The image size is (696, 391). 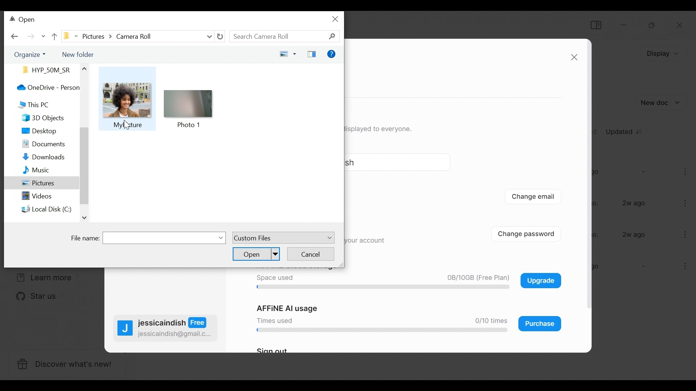 I want to click on Cancel, so click(x=311, y=253).